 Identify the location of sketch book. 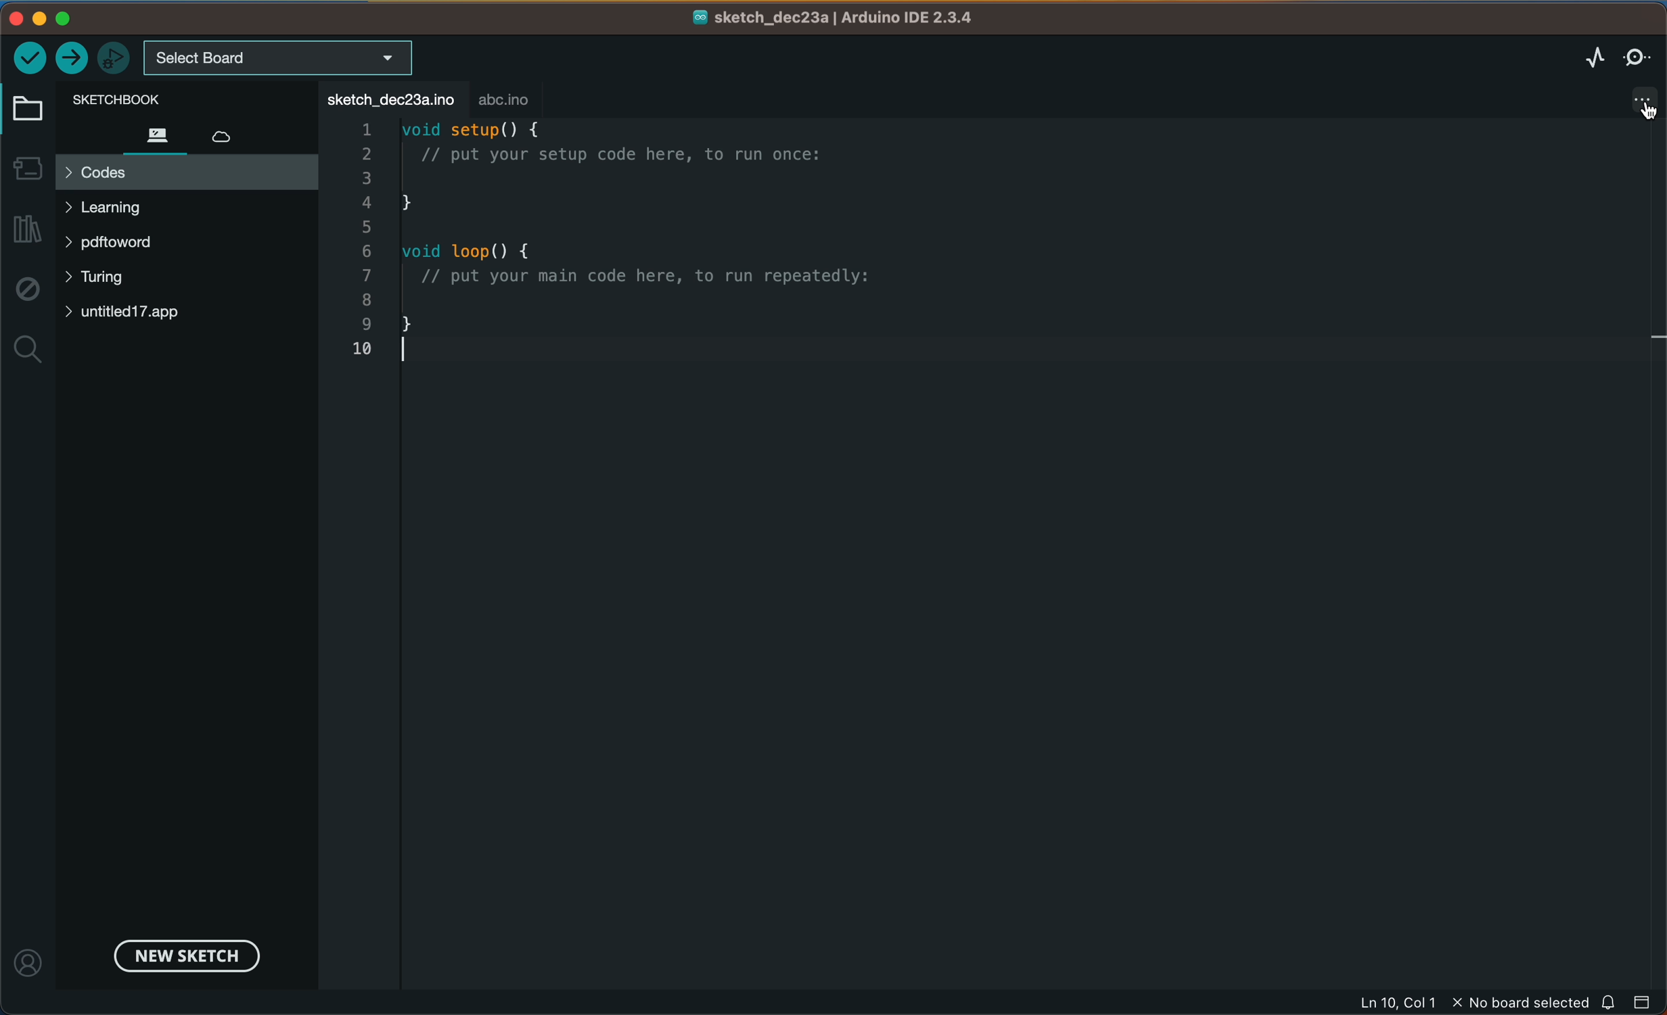
(124, 100).